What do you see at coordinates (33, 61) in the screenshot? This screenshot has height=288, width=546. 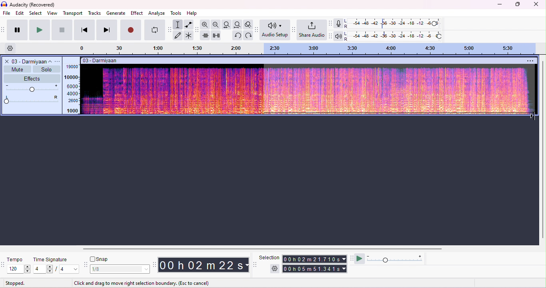 I see `track name` at bounding box center [33, 61].